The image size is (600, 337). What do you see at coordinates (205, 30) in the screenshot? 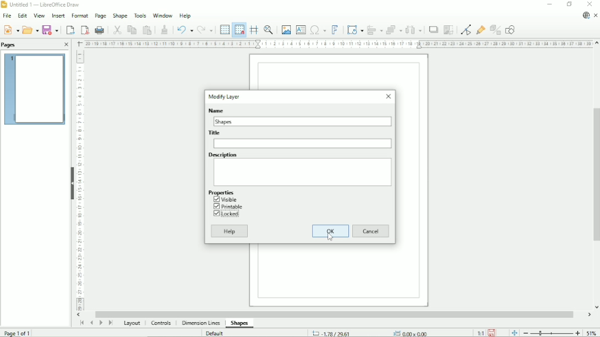
I see `Redo` at bounding box center [205, 30].